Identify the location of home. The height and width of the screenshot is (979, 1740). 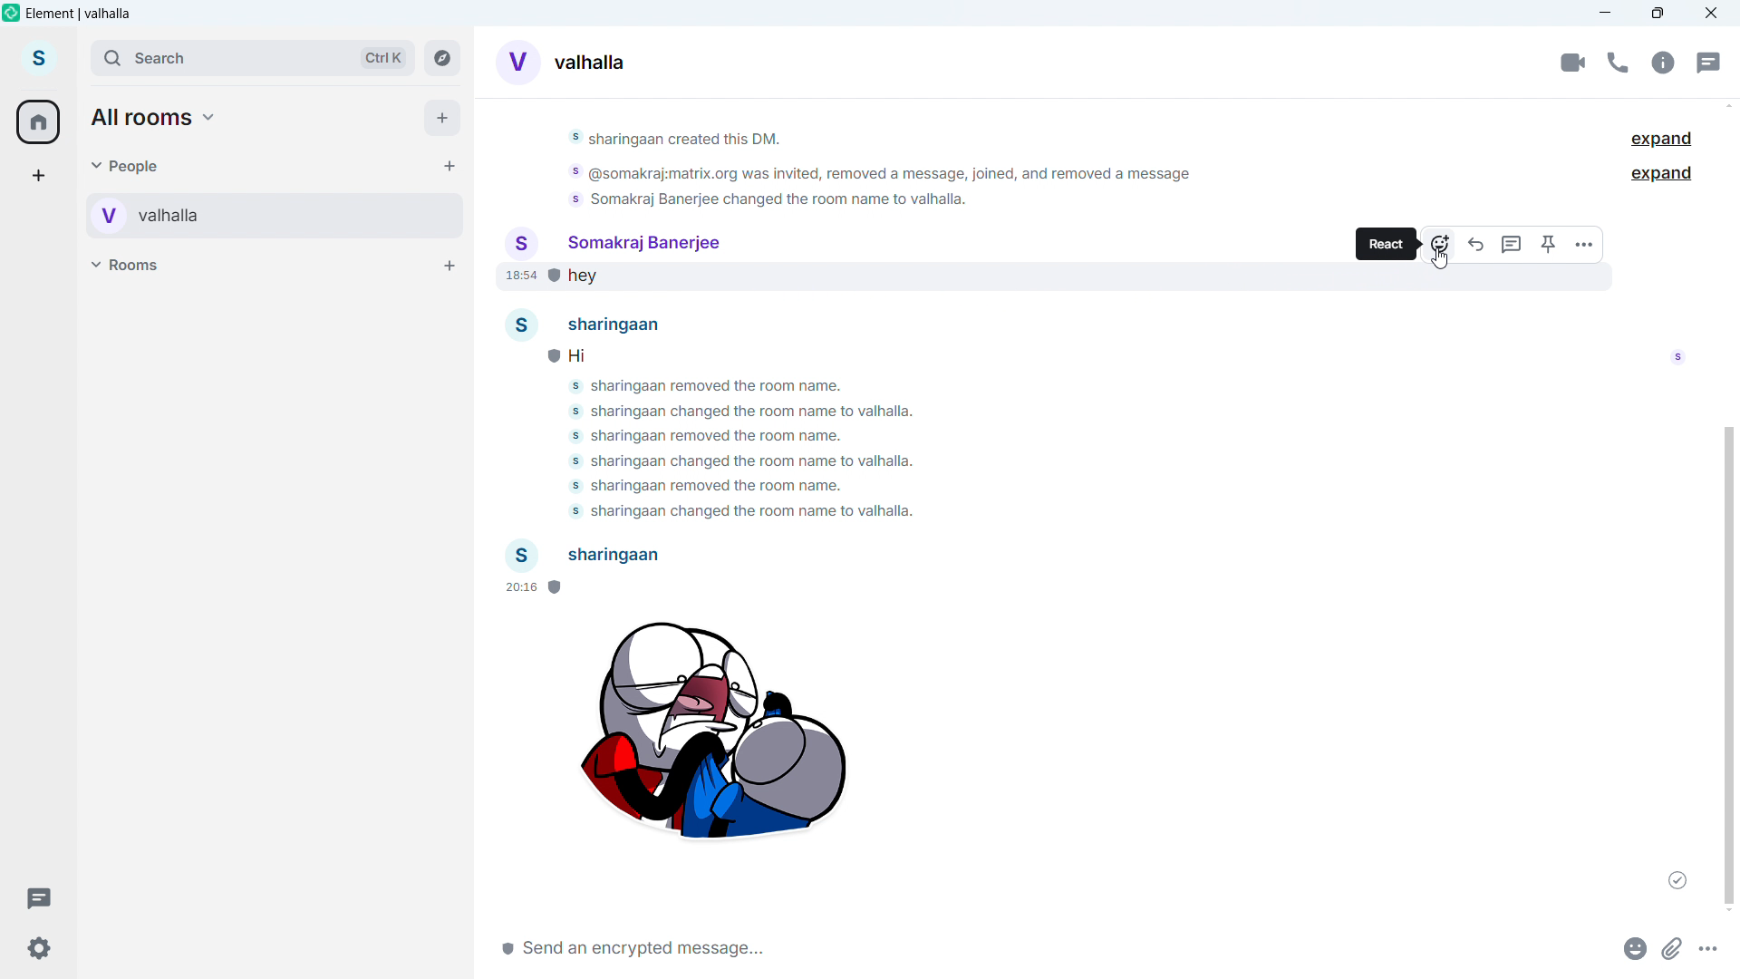
(39, 122).